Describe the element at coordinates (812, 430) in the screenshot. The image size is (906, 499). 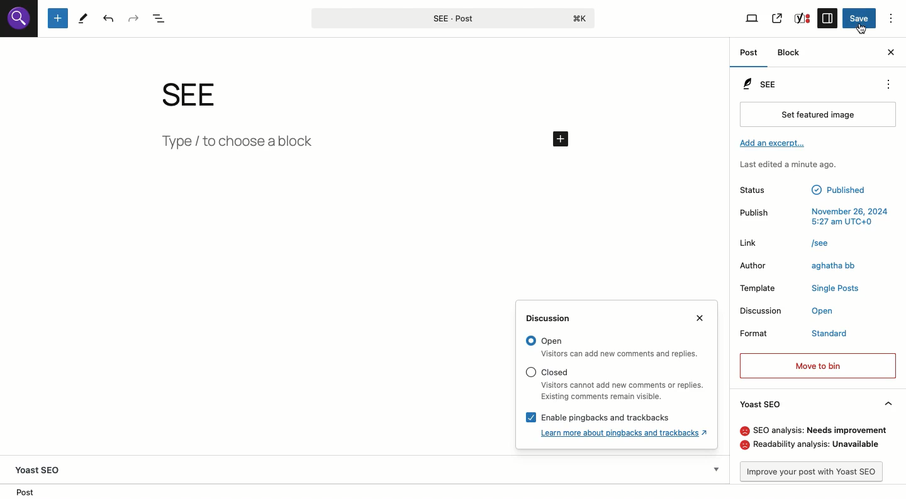
I see `SEO analysis: needs improvement` at that location.